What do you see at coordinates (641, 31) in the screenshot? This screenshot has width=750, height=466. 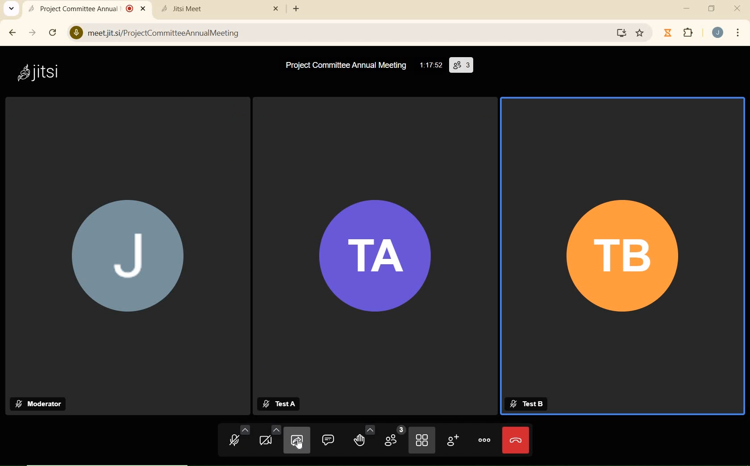 I see `favorite` at bounding box center [641, 31].